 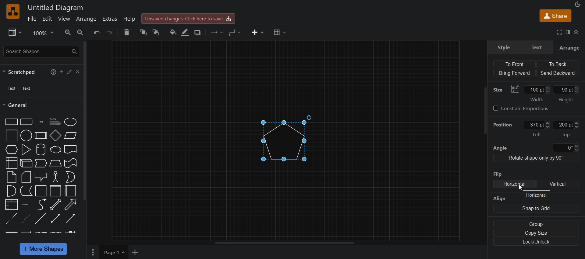 What do you see at coordinates (536, 233) in the screenshot?
I see `copy size` at bounding box center [536, 233].